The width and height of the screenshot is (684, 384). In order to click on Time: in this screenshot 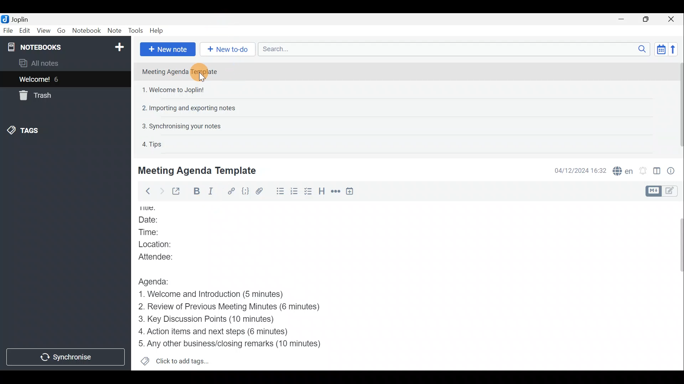, I will do `click(152, 232)`.